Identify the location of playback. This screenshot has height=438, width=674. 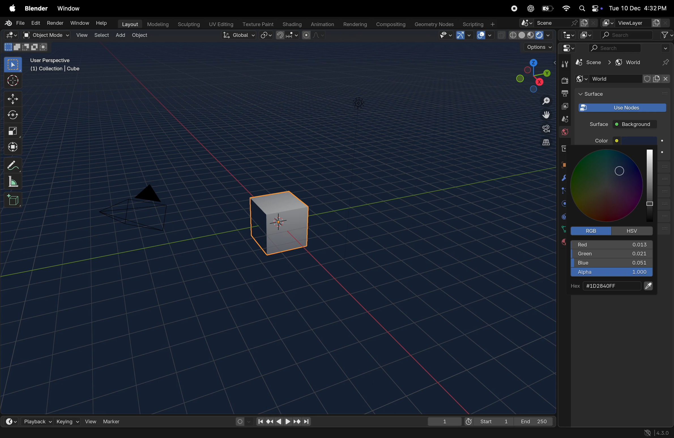
(35, 420).